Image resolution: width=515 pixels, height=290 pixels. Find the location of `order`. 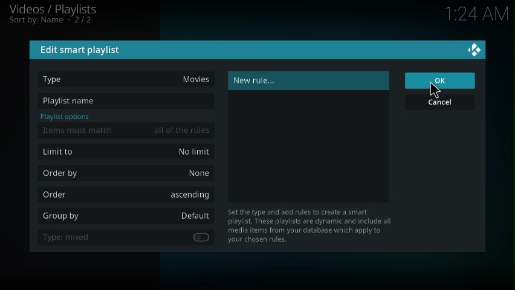

order is located at coordinates (58, 195).